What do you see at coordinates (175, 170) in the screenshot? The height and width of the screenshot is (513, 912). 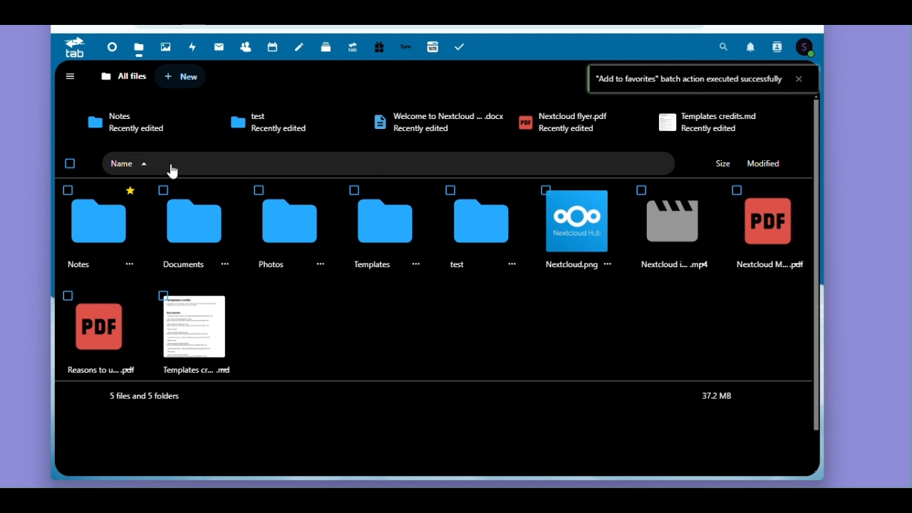 I see `Mouse cursor` at bounding box center [175, 170].